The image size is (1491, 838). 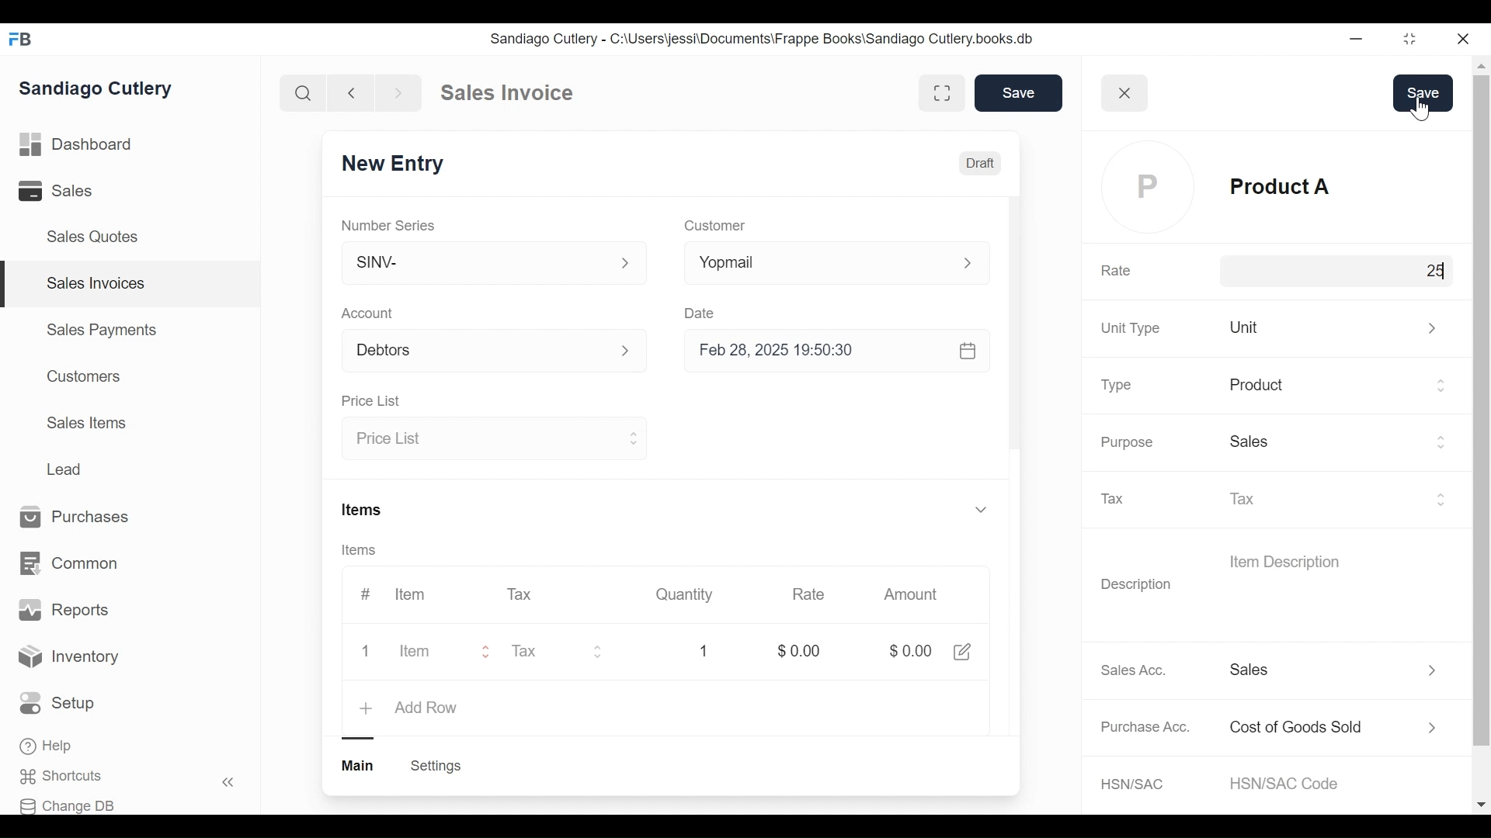 What do you see at coordinates (1480, 409) in the screenshot?
I see `scrollbar` at bounding box center [1480, 409].